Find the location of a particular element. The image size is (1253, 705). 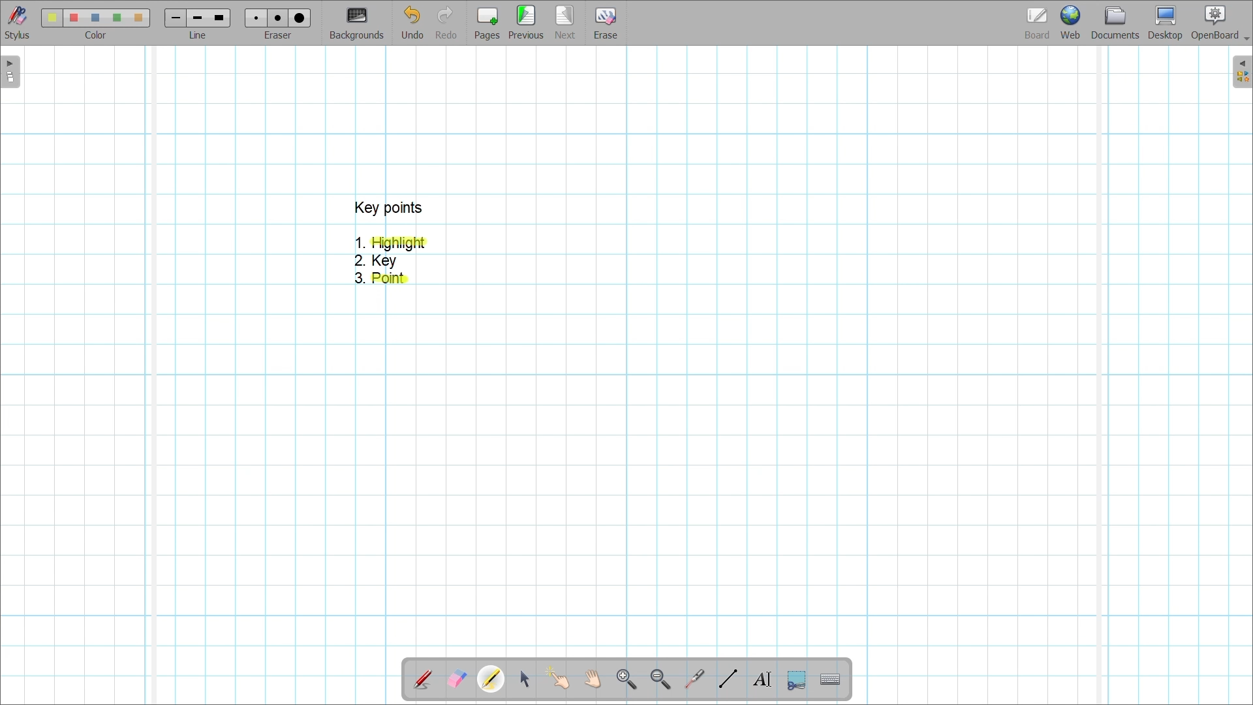

Desktop is located at coordinates (1166, 23).